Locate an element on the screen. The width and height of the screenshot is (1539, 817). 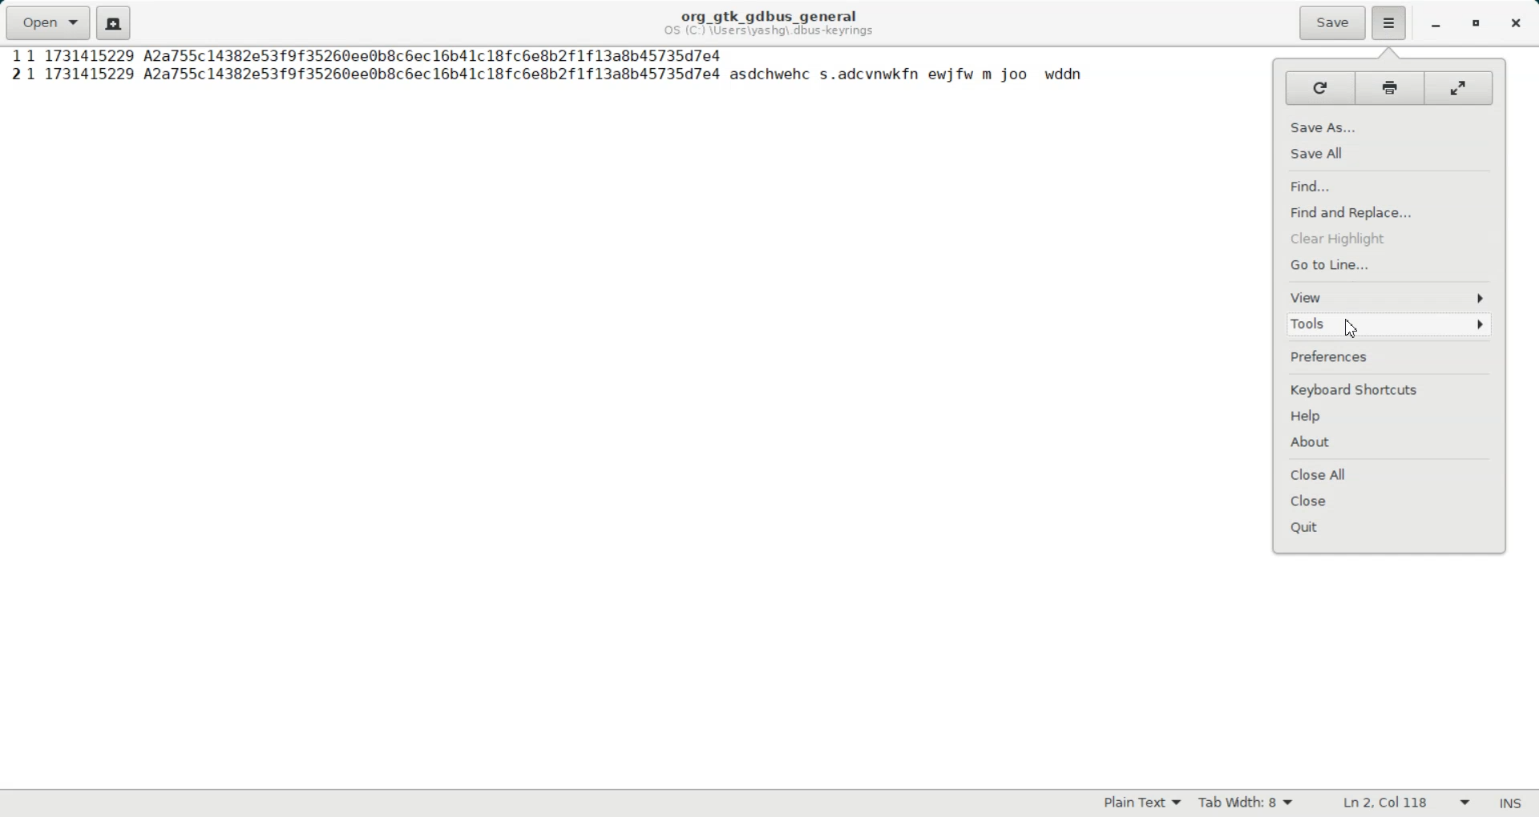
Quit is located at coordinates (1388, 529).